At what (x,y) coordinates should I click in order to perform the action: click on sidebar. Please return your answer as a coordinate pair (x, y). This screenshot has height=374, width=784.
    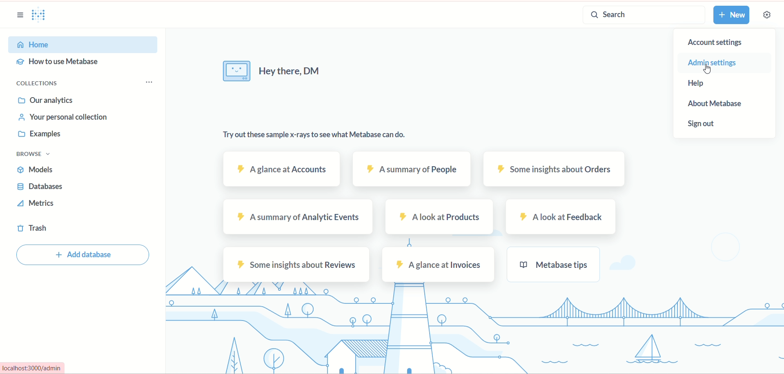
    Looking at the image, I should click on (17, 17).